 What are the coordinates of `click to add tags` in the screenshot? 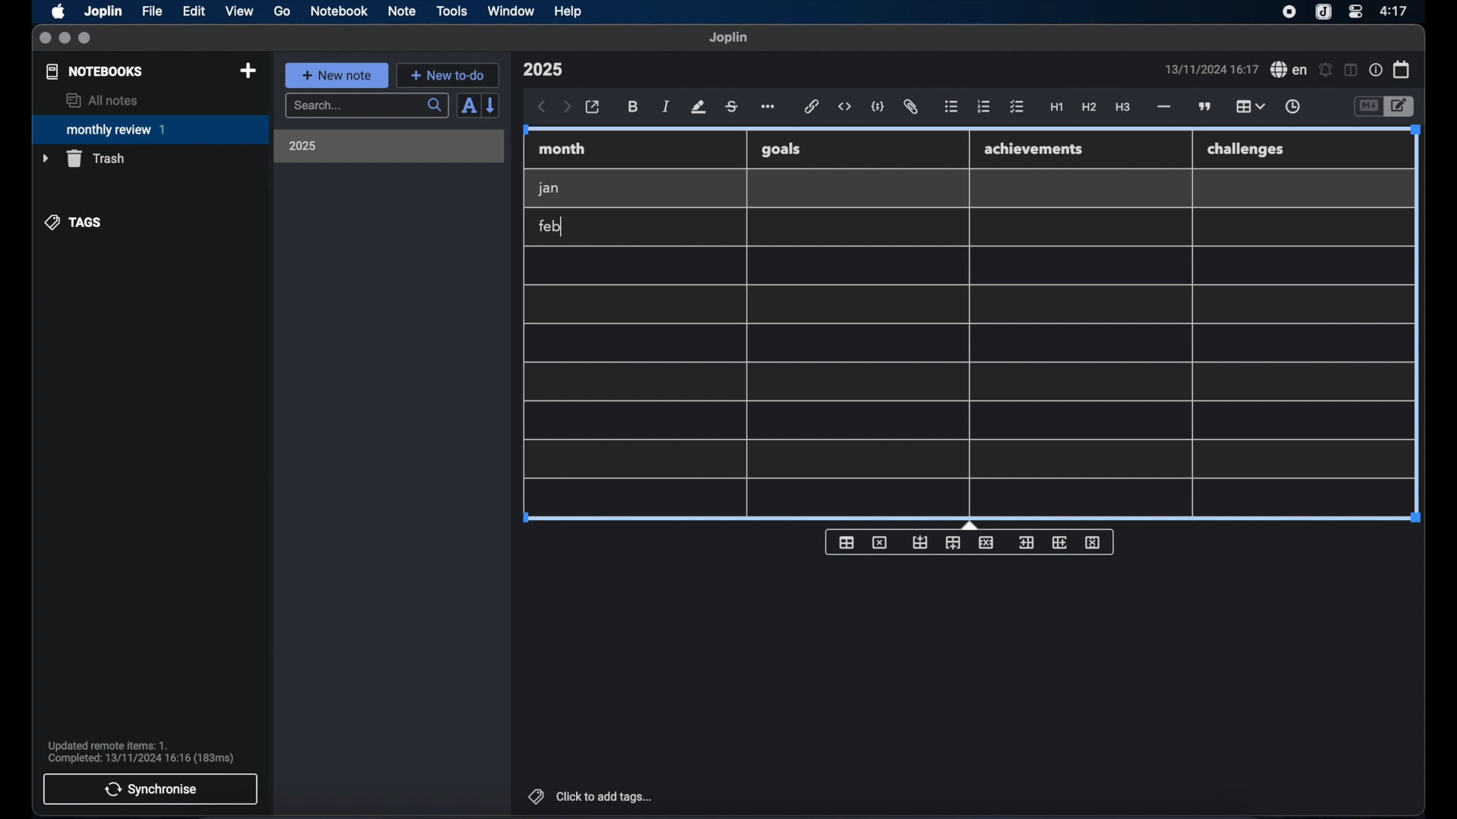 It's located at (592, 796).